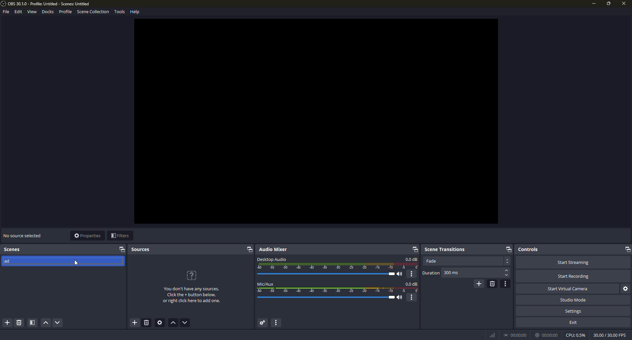  I want to click on properties, so click(87, 236).